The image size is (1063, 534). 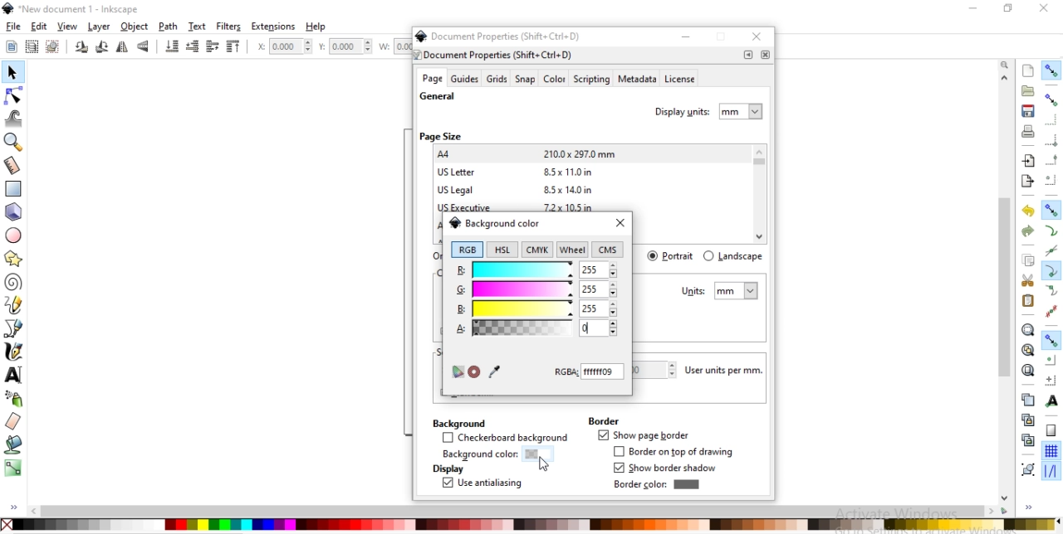 What do you see at coordinates (501, 250) in the screenshot?
I see `hsl` at bounding box center [501, 250].